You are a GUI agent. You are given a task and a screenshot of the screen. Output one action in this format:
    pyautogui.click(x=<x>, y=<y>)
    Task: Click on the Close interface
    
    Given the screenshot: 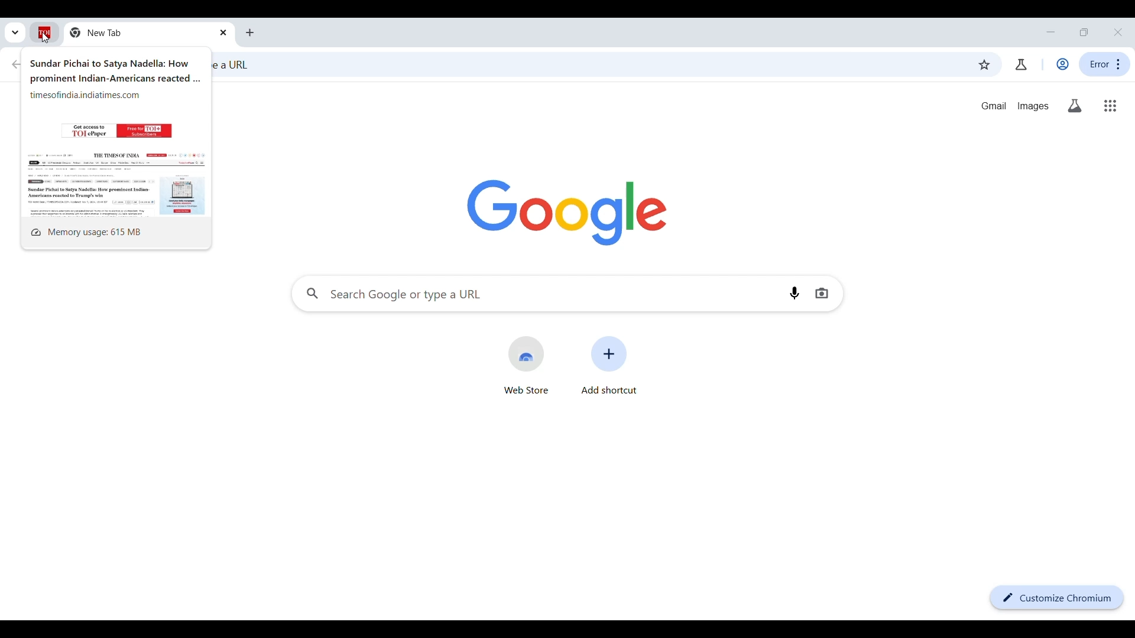 What is the action you would take?
    pyautogui.click(x=1118, y=32)
    